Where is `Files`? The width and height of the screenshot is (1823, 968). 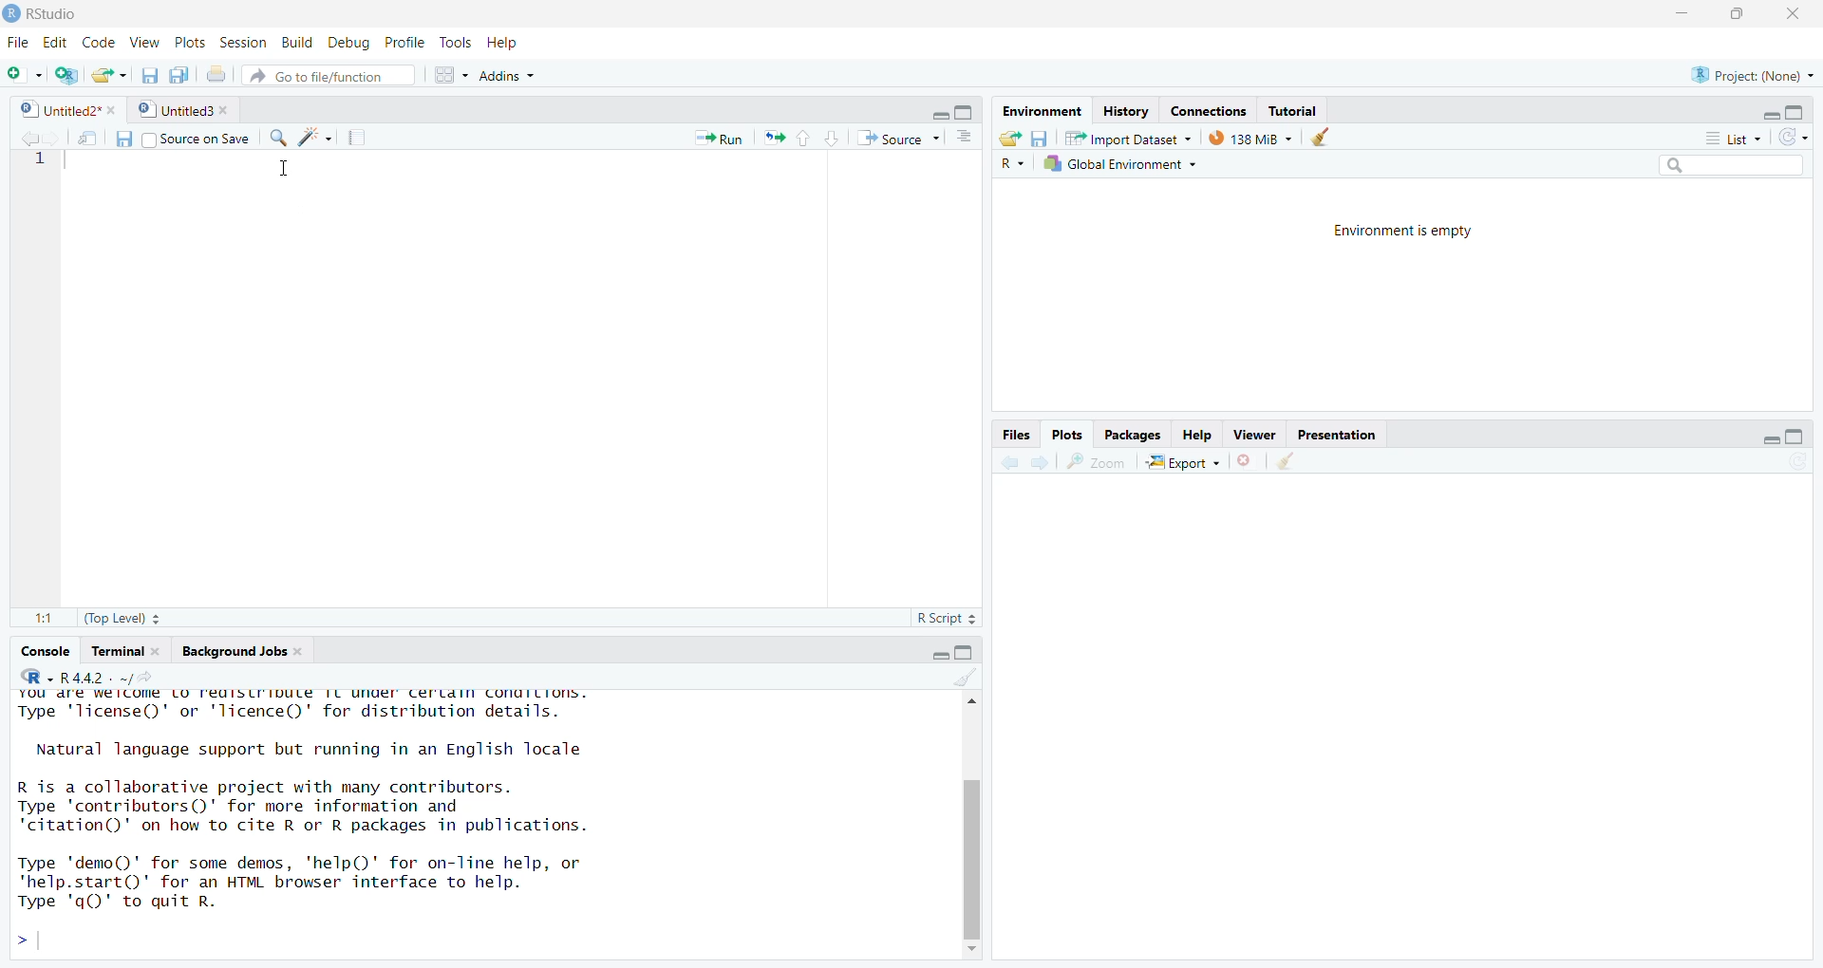
Files is located at coordinates (1011, 432).